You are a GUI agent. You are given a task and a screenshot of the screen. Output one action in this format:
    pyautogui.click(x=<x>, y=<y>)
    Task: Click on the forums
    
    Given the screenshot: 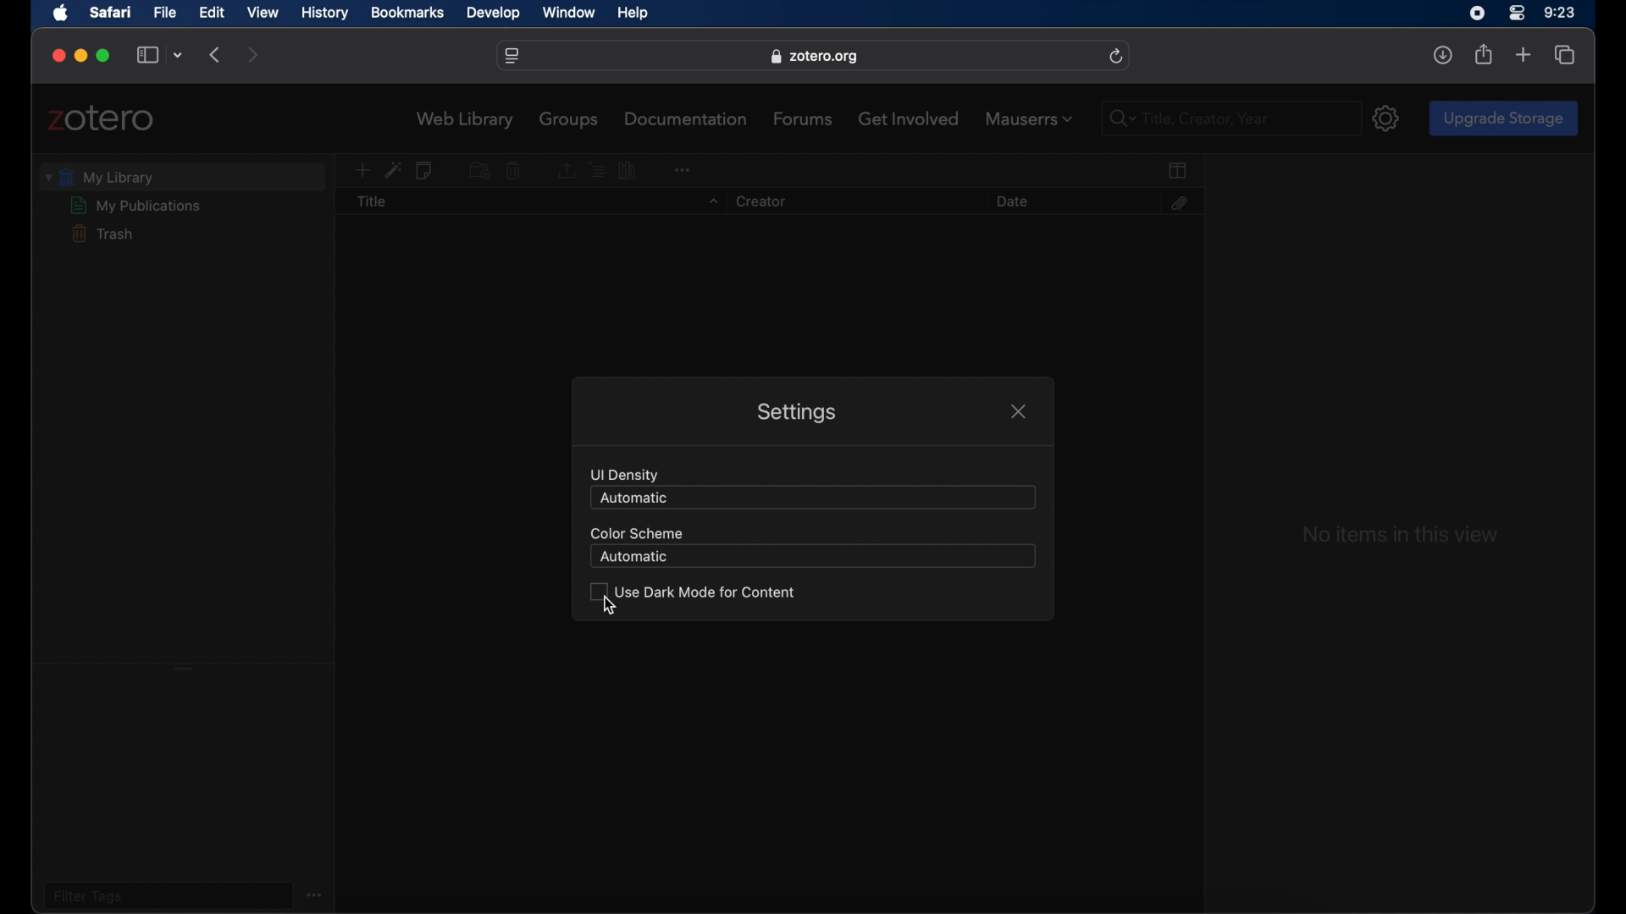 What is the action you would take?
    pyautogui.click(x=804, y=118)
    